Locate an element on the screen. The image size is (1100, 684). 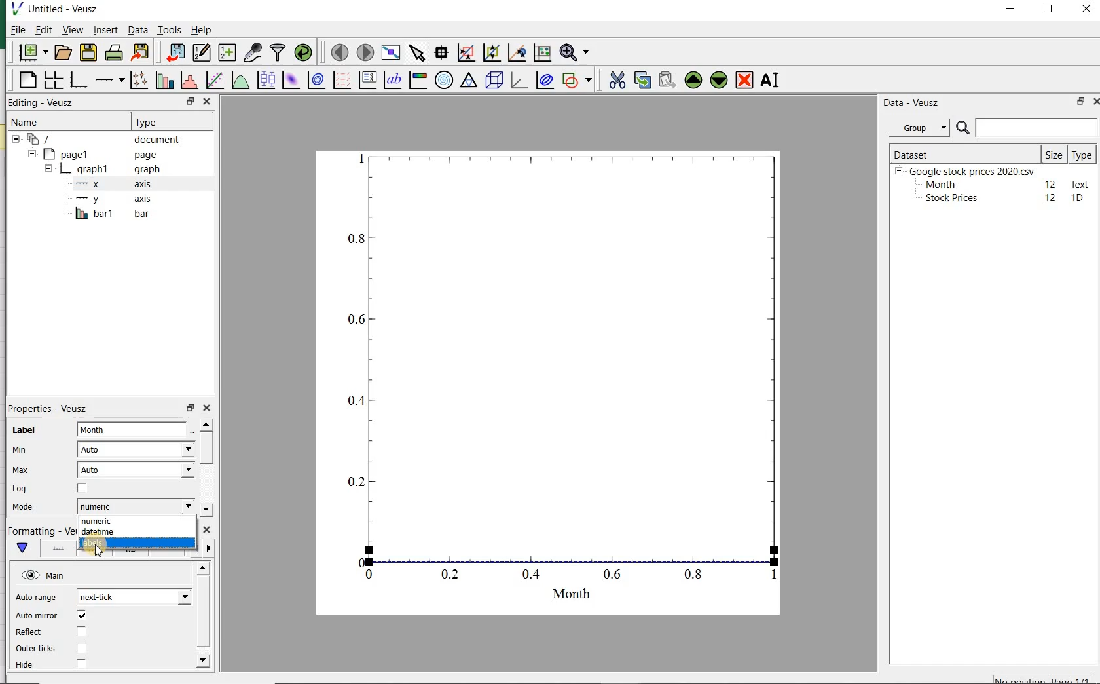
Mode is located at coordinates (20, 507).